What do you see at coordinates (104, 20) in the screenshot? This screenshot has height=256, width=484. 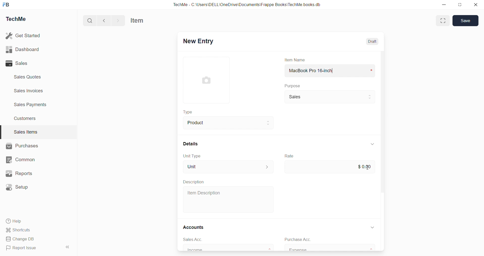 I see `back` at bounding box center [104, 20].